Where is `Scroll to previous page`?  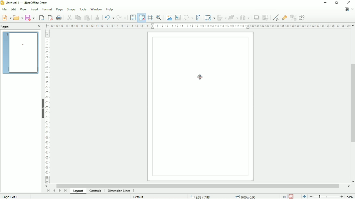
Scroll to previous page is located at coordinates (54, 191).